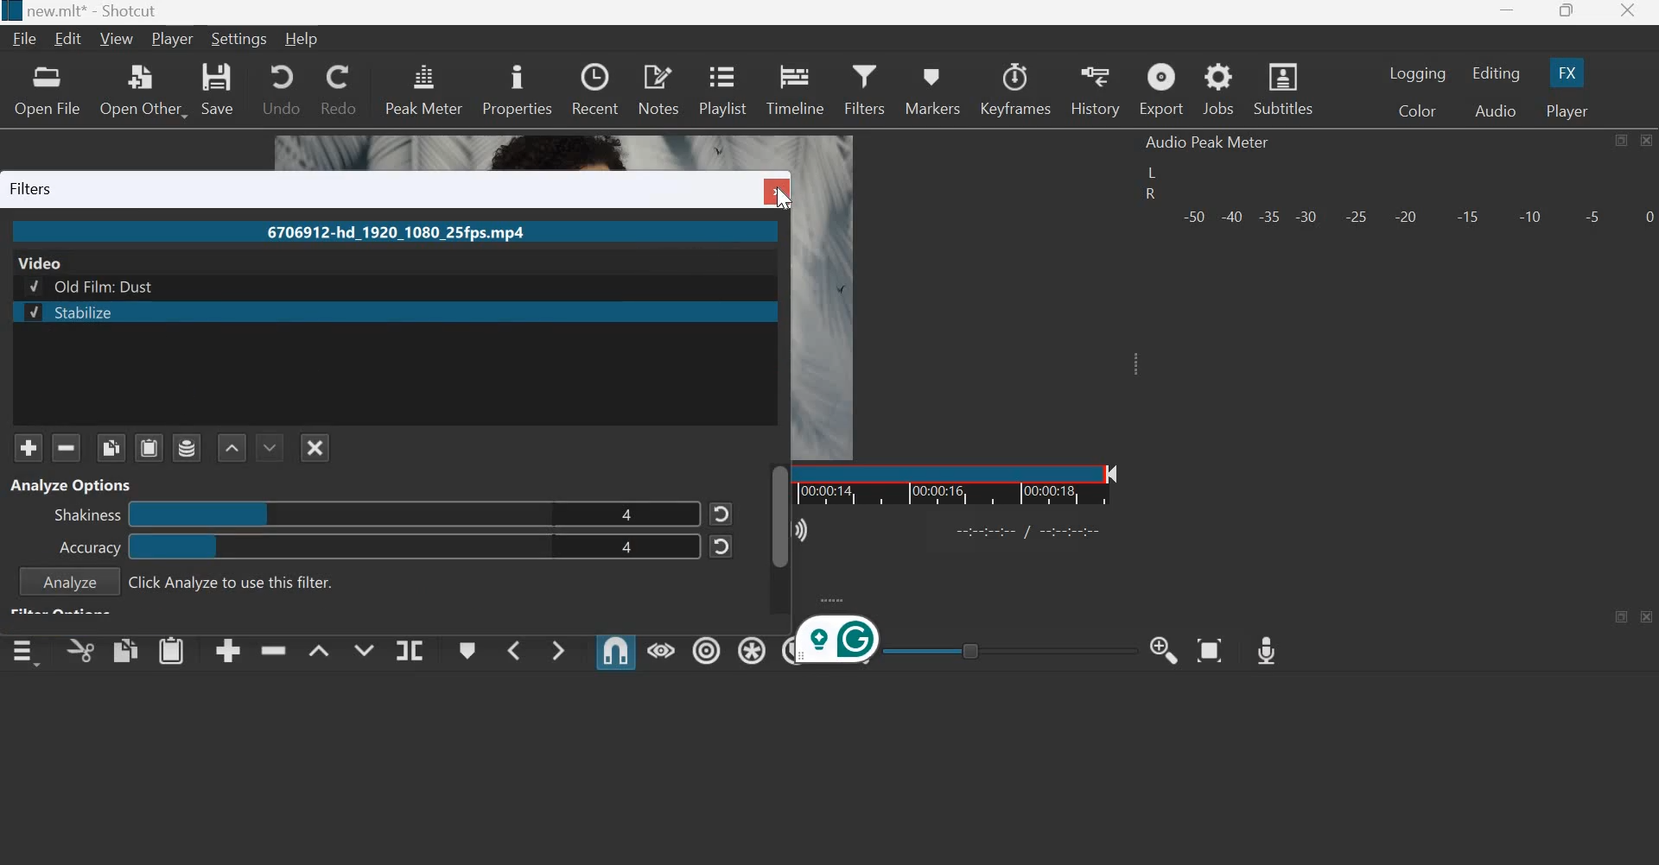  What do you see at coordinates (517, 87) in the screenshot?
I see `Properties` at bounding box center [517, 87].